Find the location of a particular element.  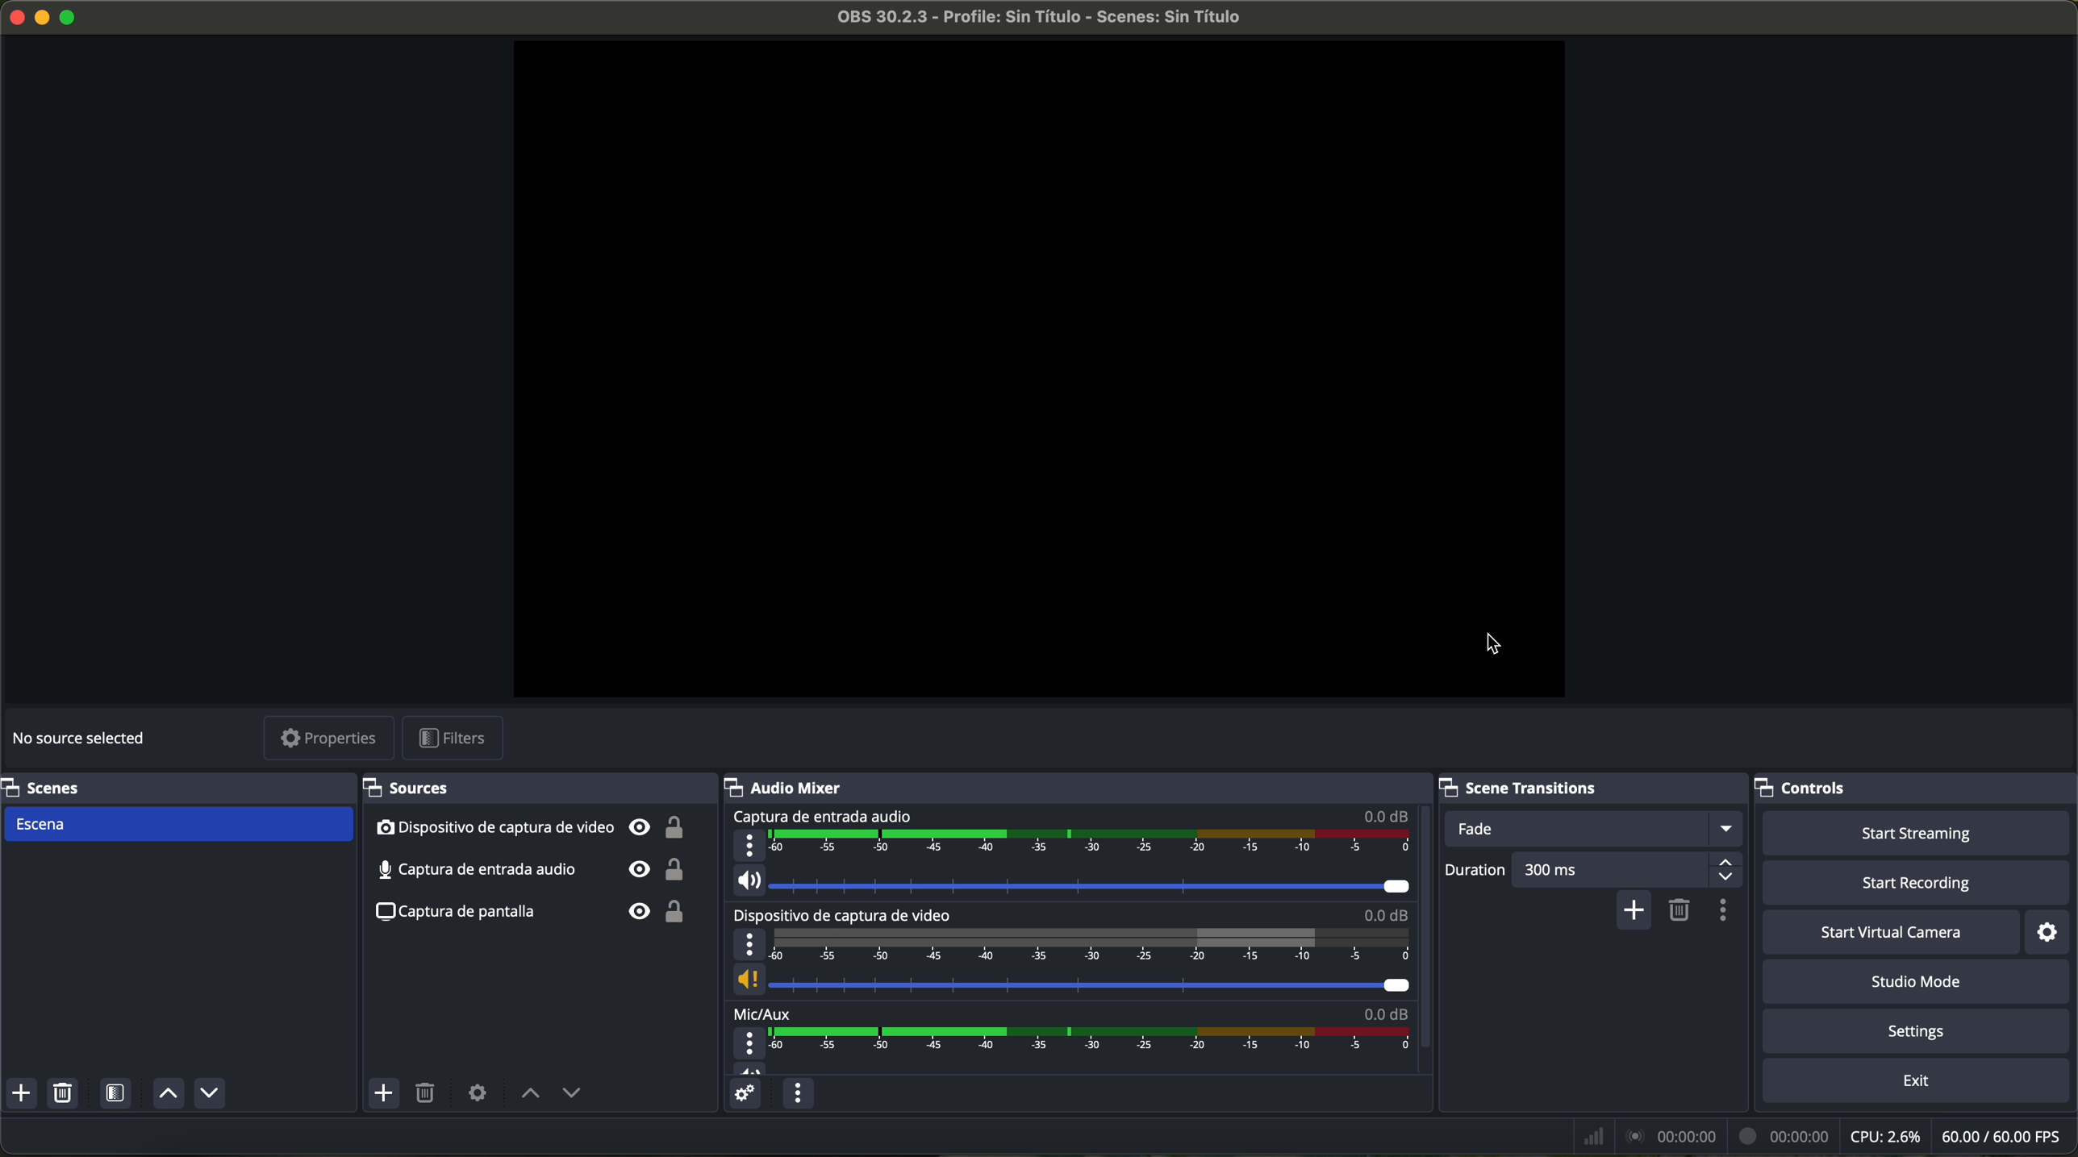

advanced audio properties is located at coordinates (745, 1097).